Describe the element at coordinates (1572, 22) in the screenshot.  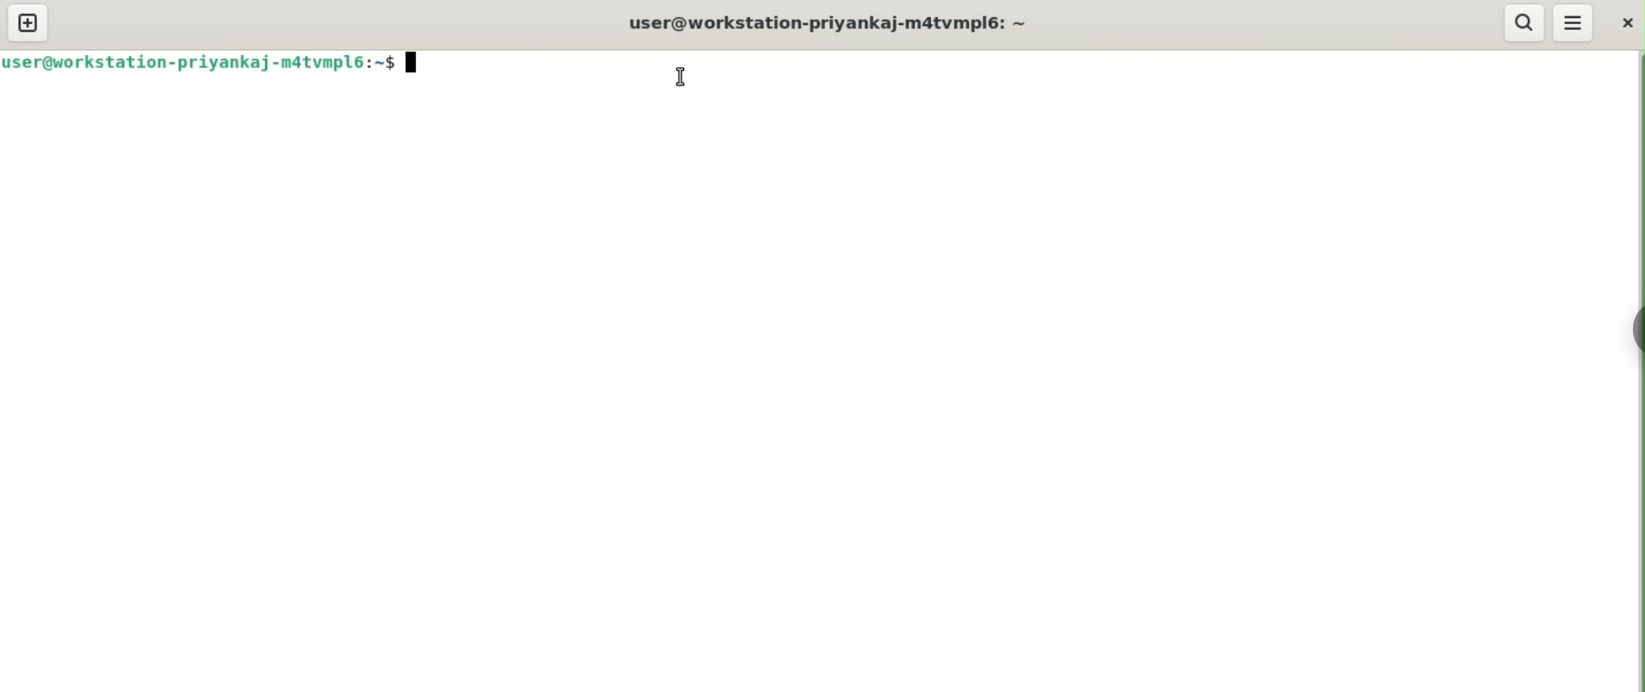
I see `menu` at that location.